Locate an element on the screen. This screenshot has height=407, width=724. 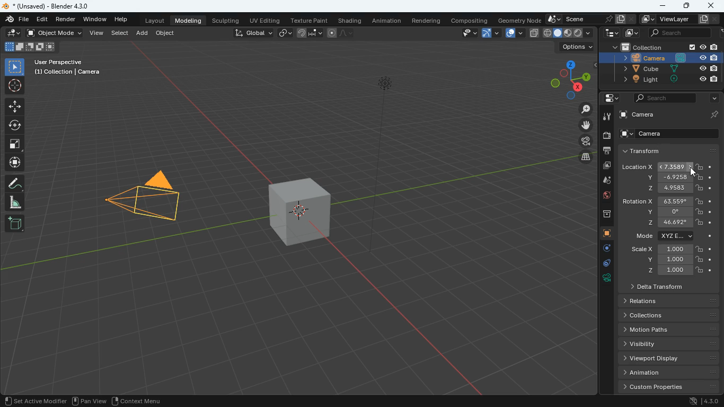
full screen is located at coordinates (16, 145).